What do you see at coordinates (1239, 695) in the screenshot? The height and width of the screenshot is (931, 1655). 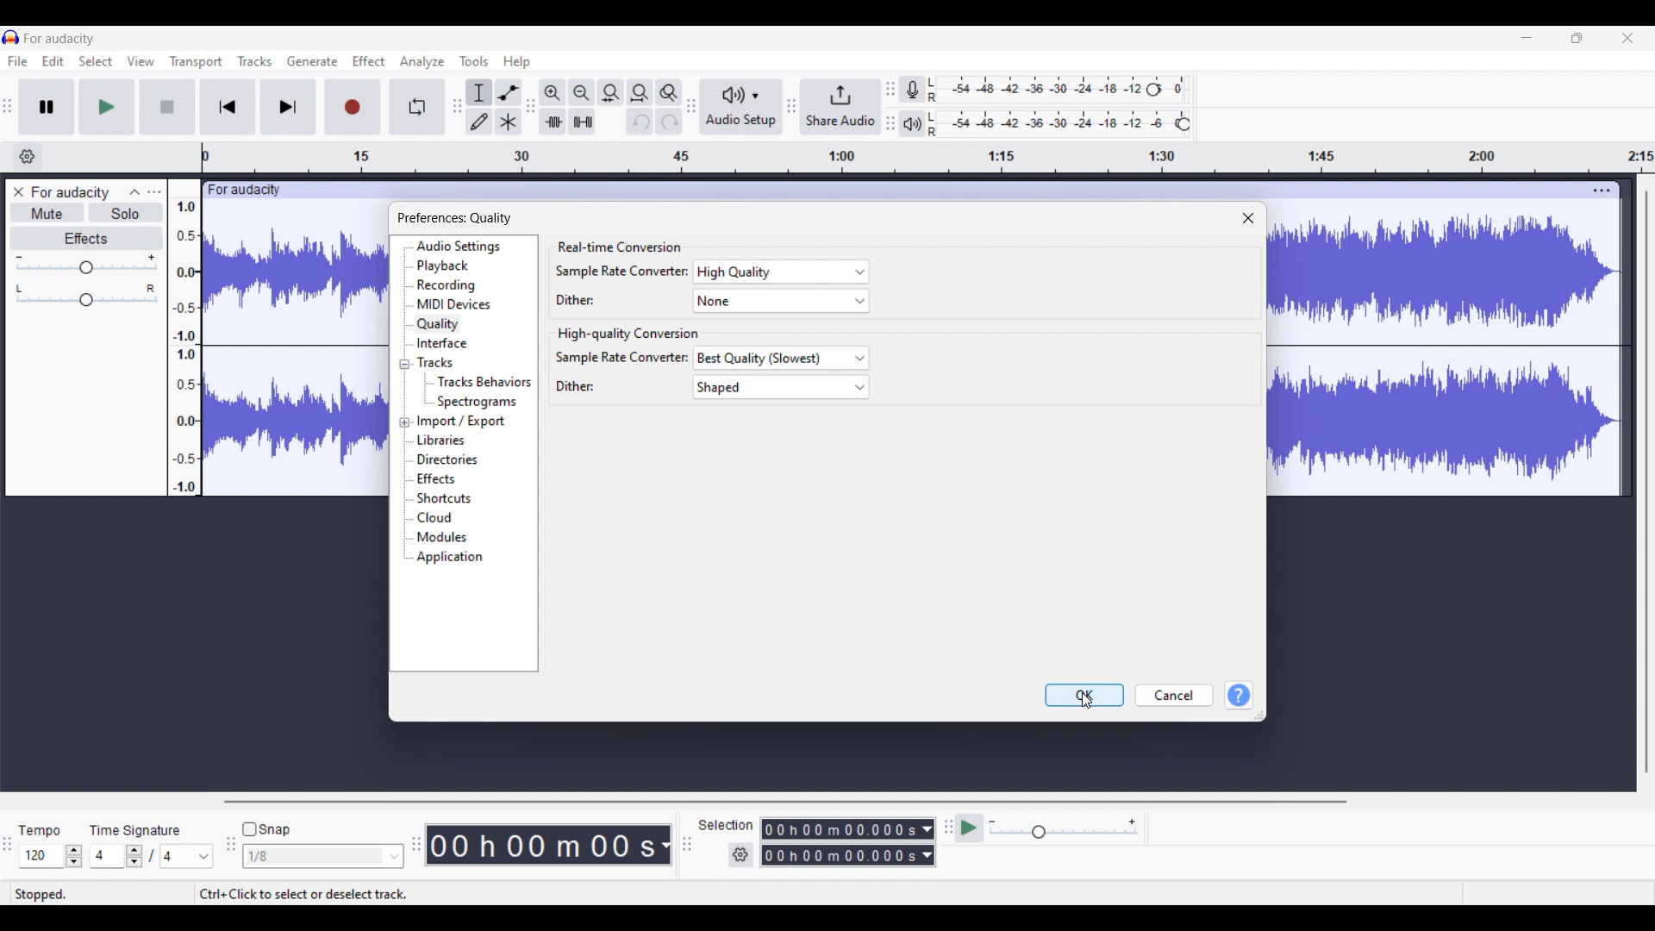 I see `Help` at bounding box center [1239, 695].